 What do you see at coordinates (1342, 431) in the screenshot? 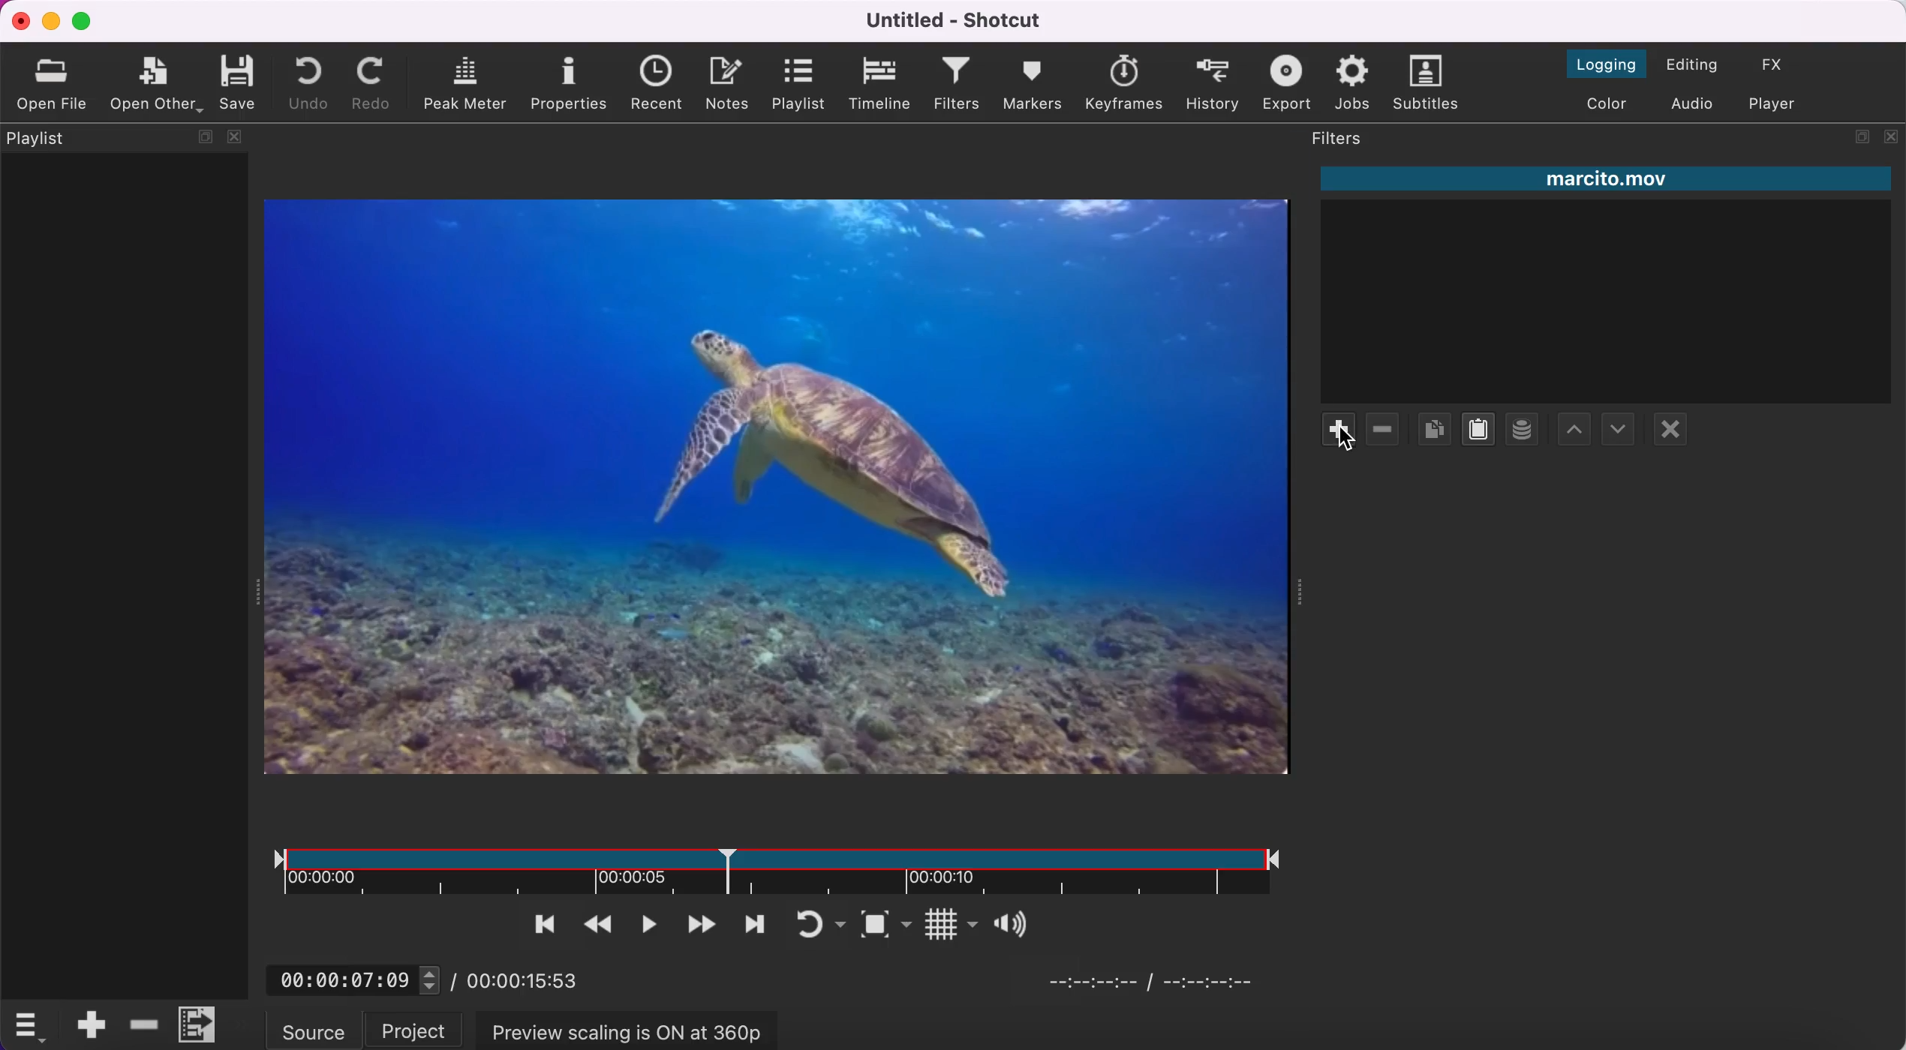
I see `add filte` at bounding box center [1342, 431].